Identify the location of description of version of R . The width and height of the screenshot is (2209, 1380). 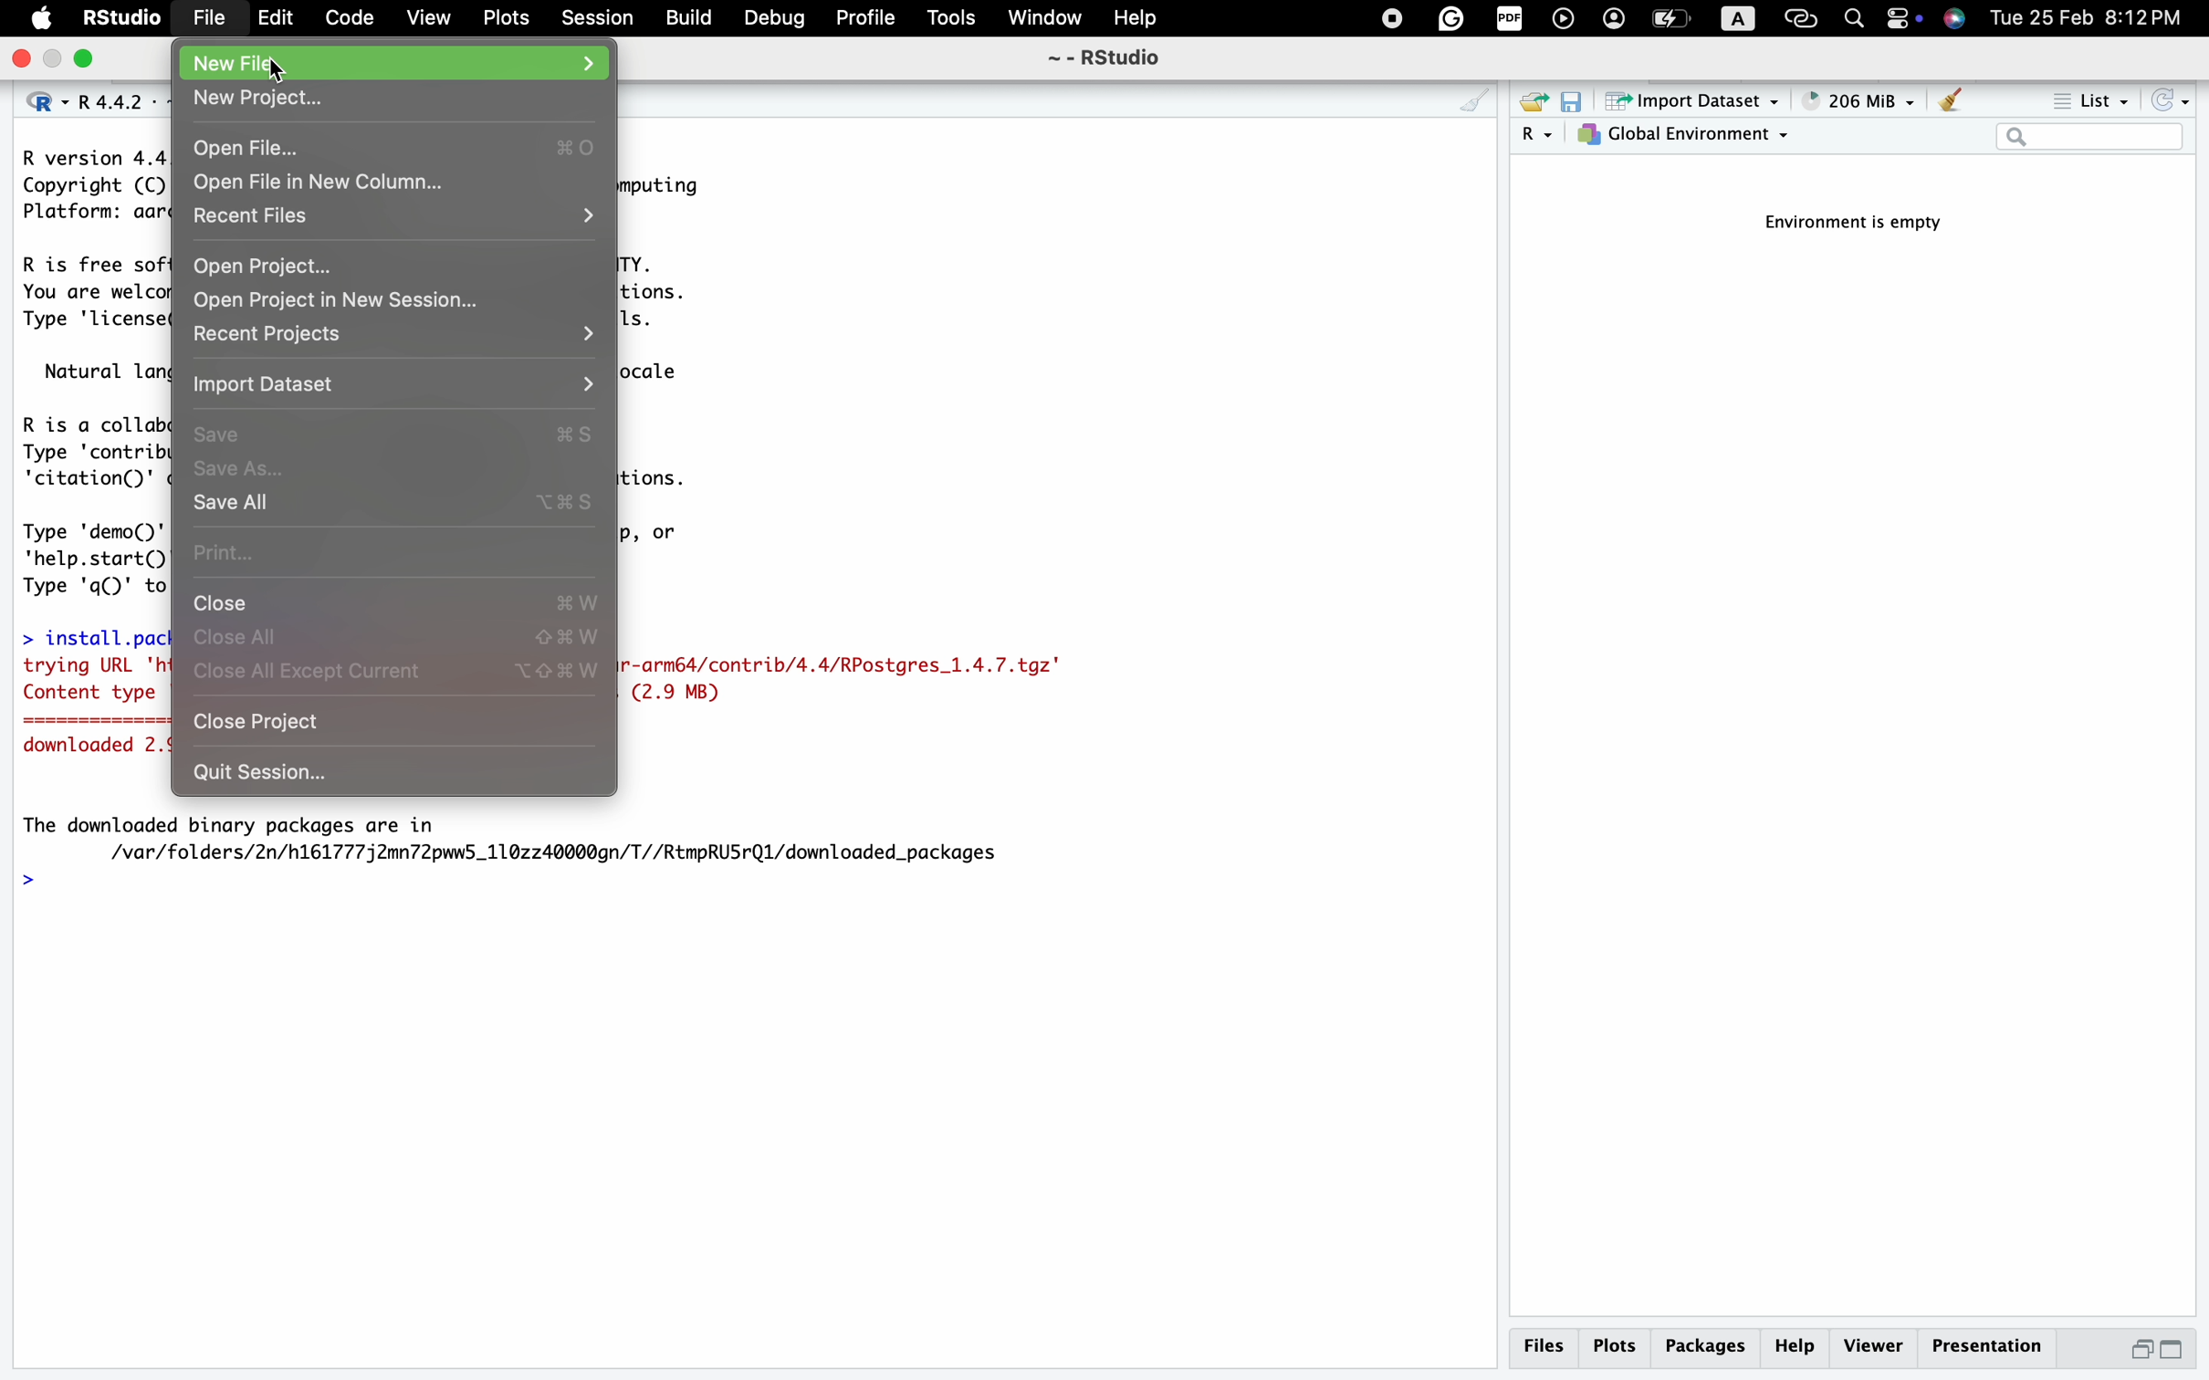
(86, 184).